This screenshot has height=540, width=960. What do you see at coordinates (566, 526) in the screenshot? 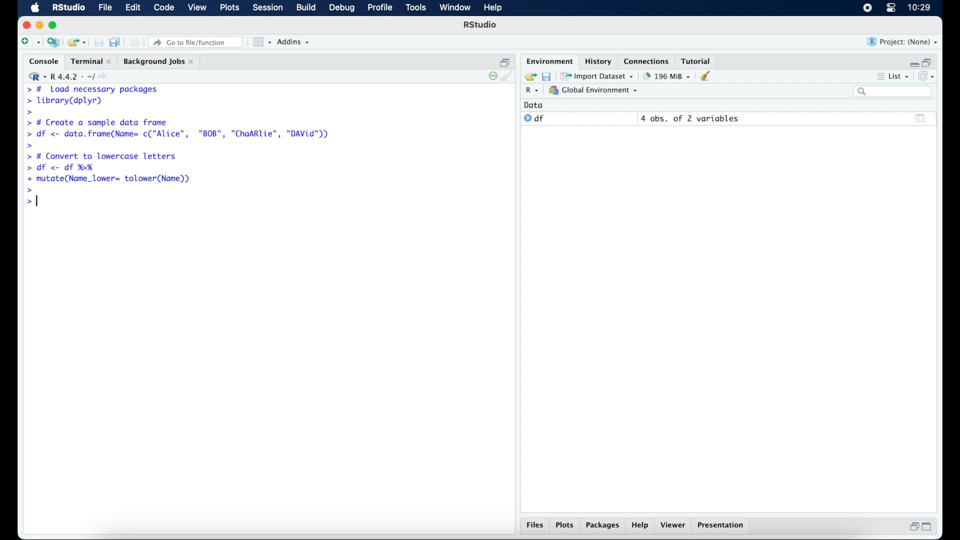
I see `plots` at bounding box center [566, 526].